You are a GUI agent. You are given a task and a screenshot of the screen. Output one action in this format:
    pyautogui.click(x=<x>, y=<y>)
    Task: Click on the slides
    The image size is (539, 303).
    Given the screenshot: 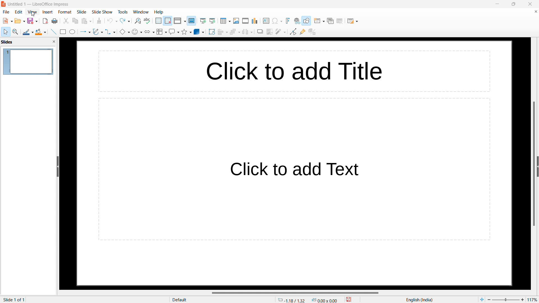 What is the action you would take?
    pyautogui.click(x=7, y=42)
    